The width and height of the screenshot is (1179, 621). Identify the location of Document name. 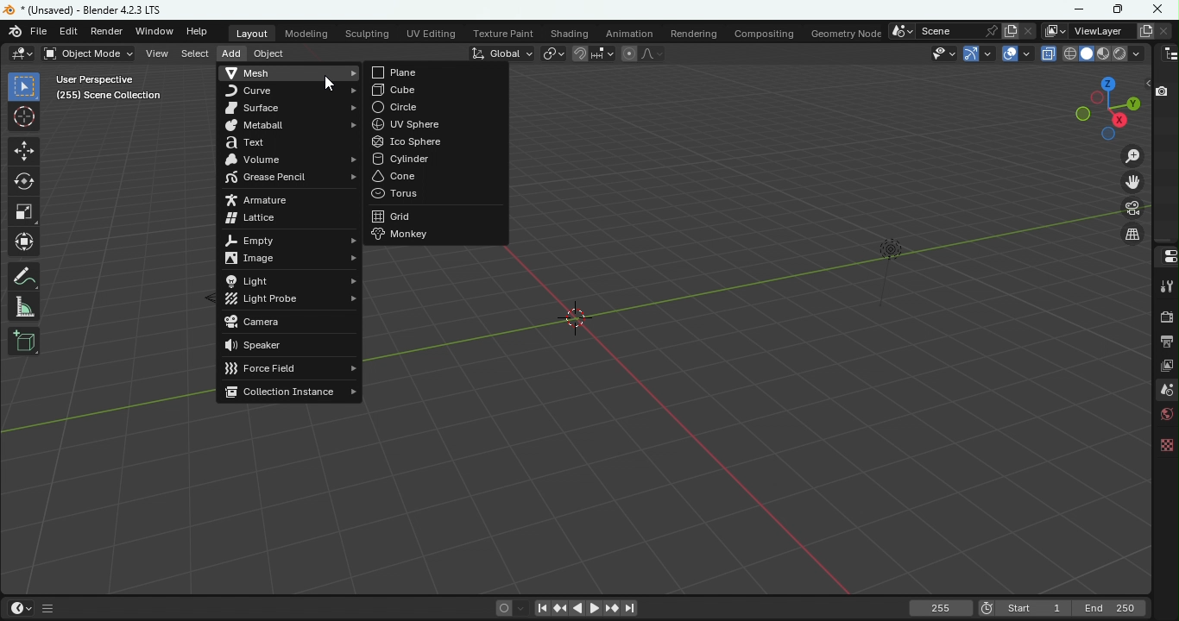
(87, 11).